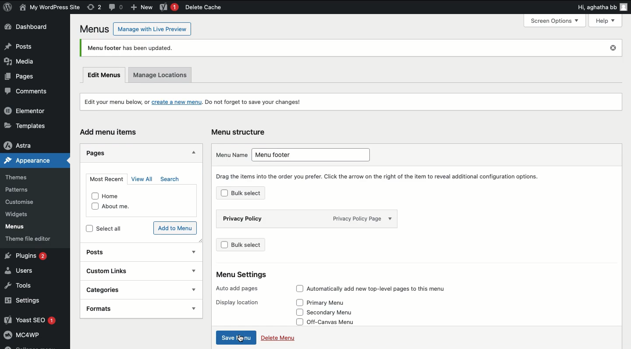 The width and height of the screenshot is (631, 349). I want to click on  Off-Canvas Menu, so click(340, 322).